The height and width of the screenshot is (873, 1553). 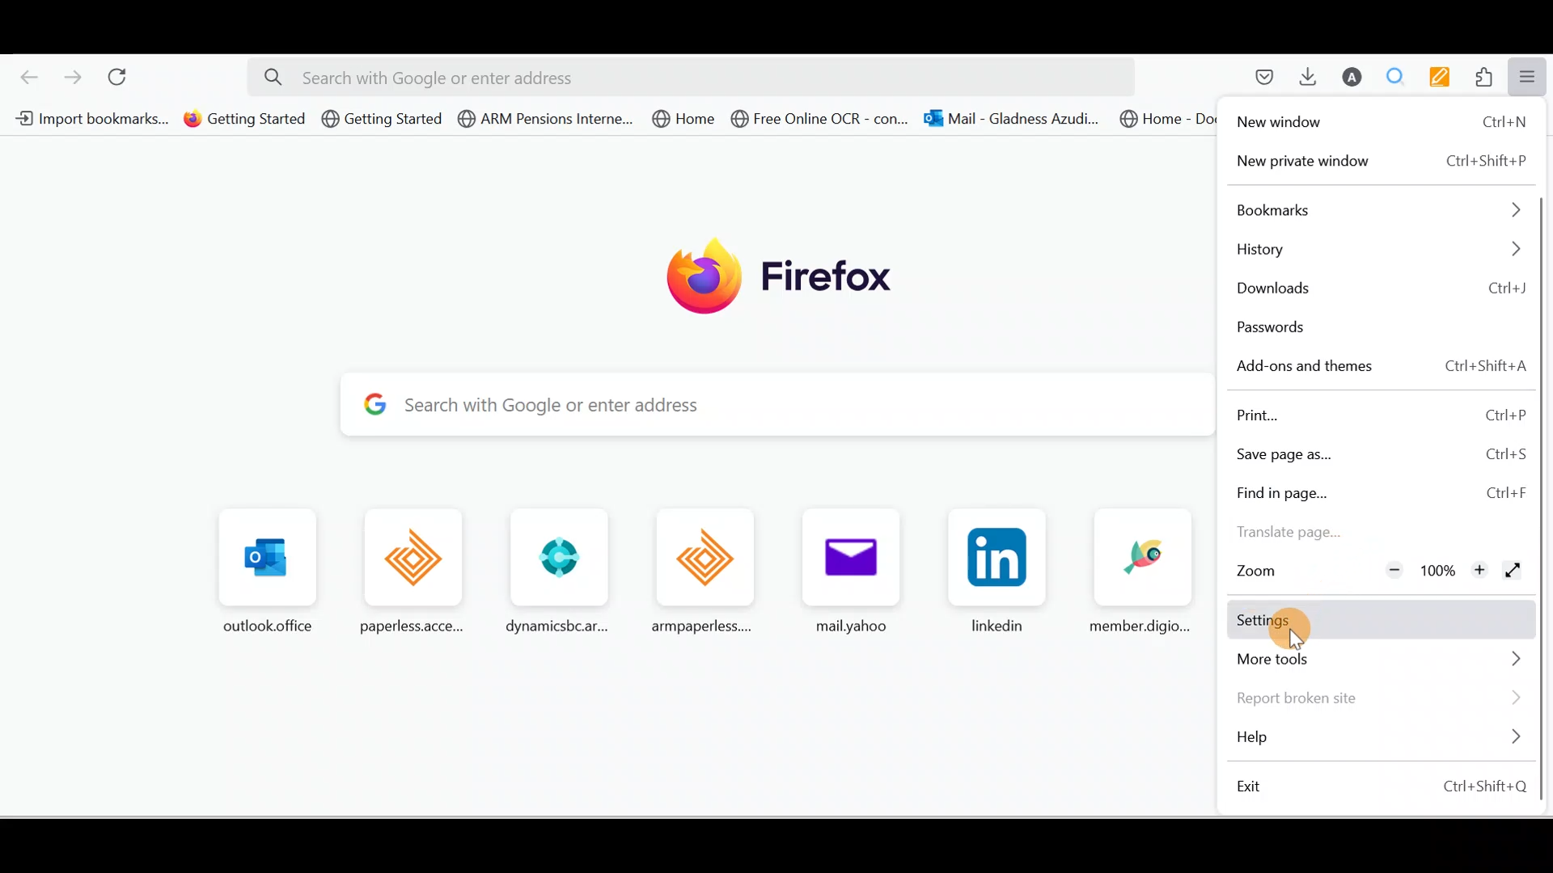 I want to click on Go forward back one page, so click(x=75, y=76).